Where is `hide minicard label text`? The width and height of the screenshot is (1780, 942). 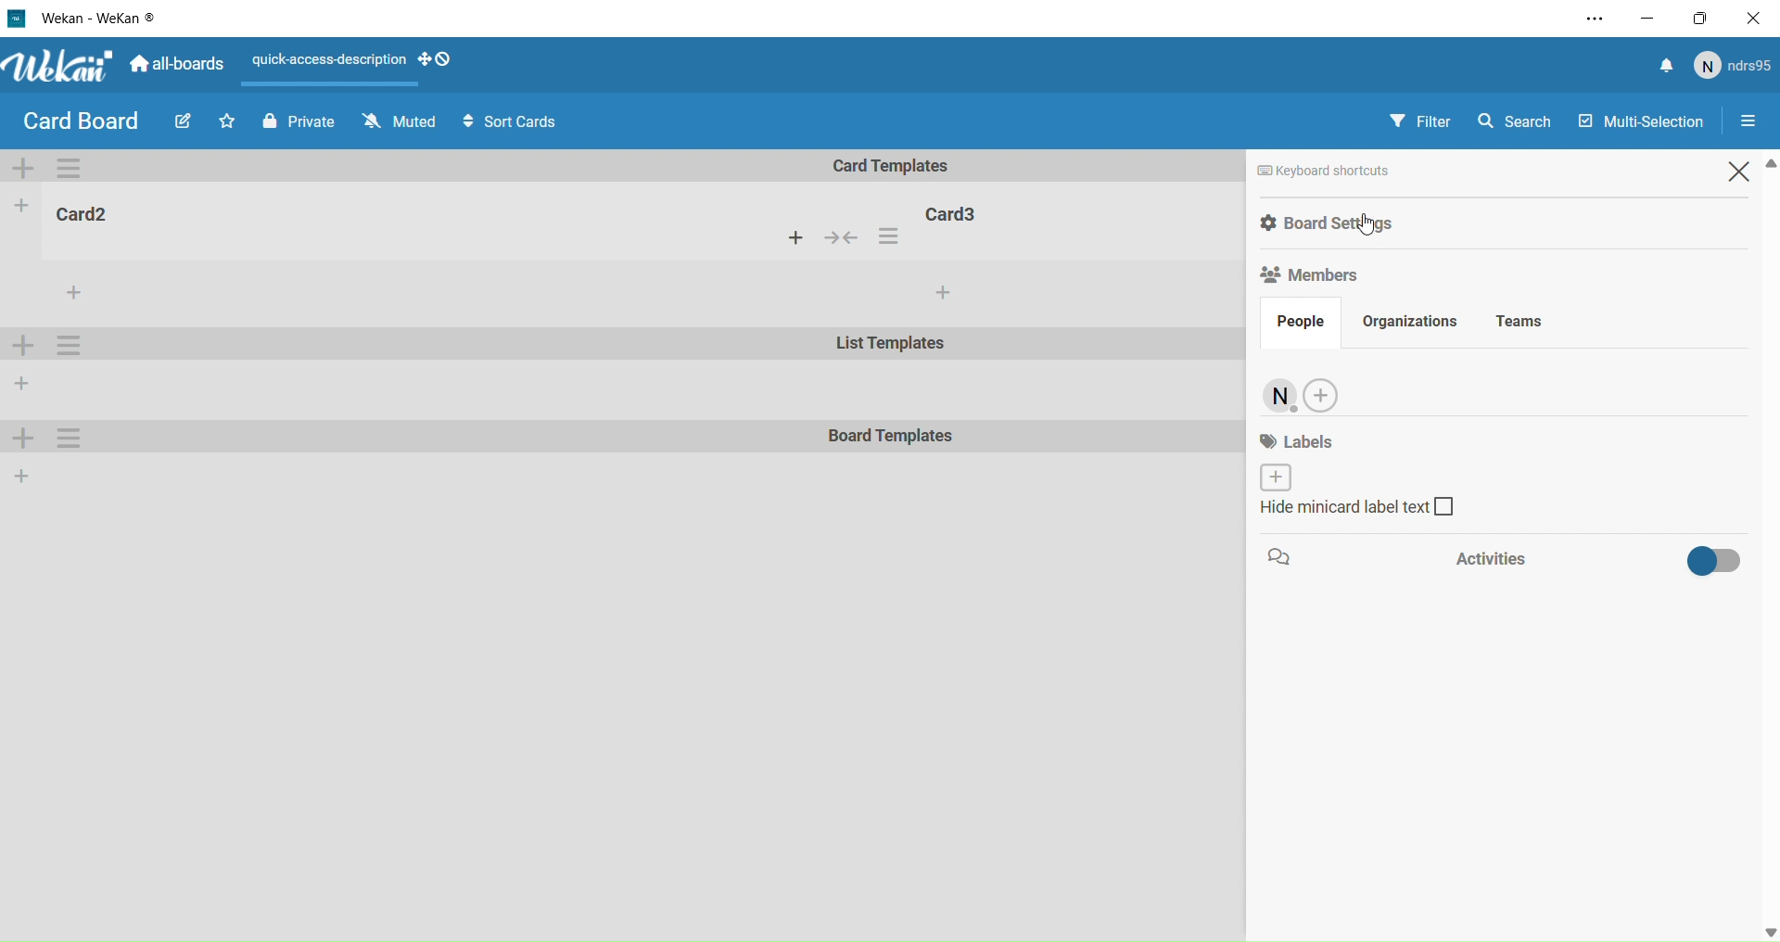 hide minicard label text is located at coordinates (1356, 510).